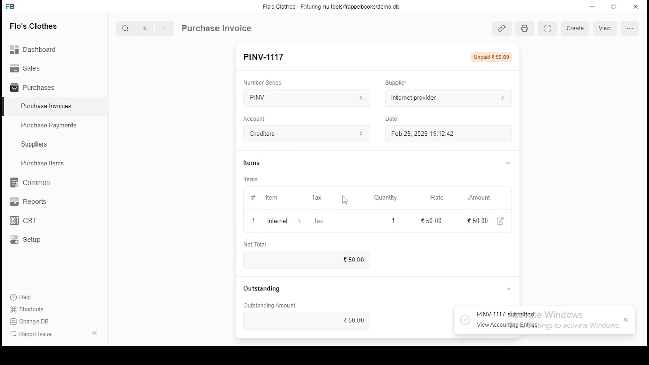 This screenshot has width=649, height=365. I want to click on more, so click(632, 29).